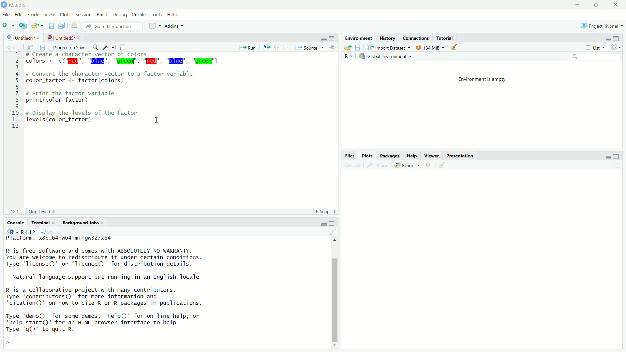 The image size is (626, 352). What do you see at coordinates (10, 232) in the screenshot?
I see `select language` at bounding box center [10, 232].